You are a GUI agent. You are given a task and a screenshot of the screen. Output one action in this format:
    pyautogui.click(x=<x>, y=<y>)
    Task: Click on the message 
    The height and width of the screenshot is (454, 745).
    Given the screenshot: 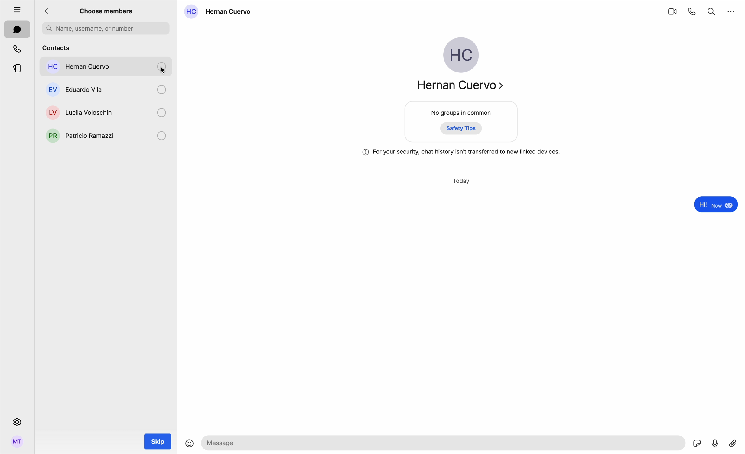 What is the action you would take?
    pyautogui.click(x=714, y=205)
    